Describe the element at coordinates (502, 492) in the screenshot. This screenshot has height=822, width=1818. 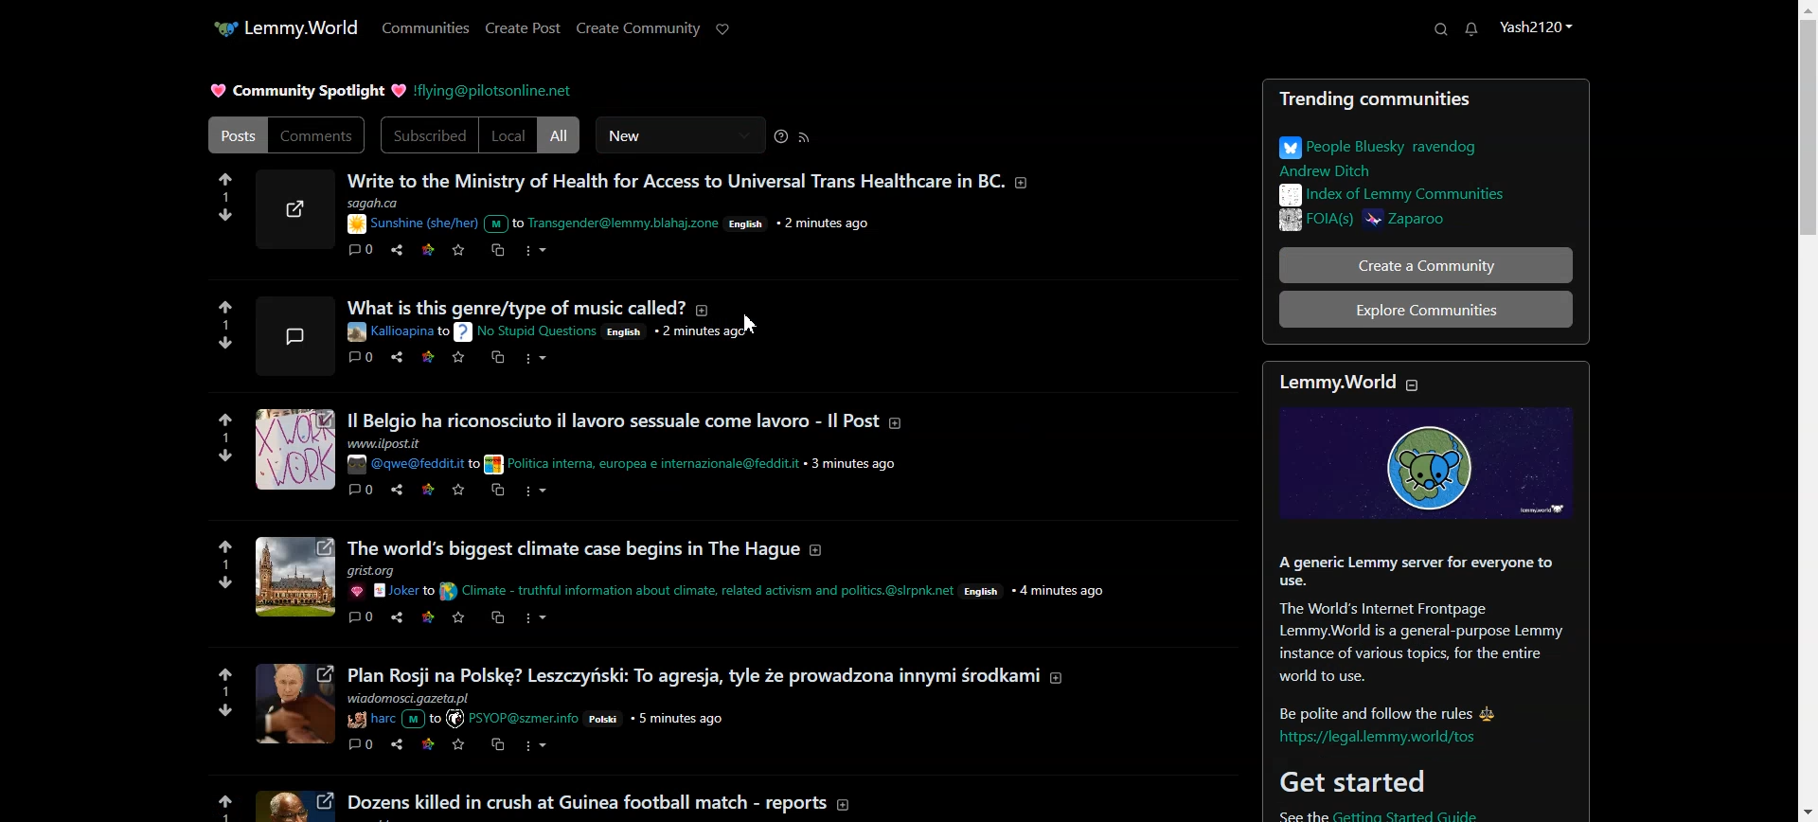
I see `copy` at that location.